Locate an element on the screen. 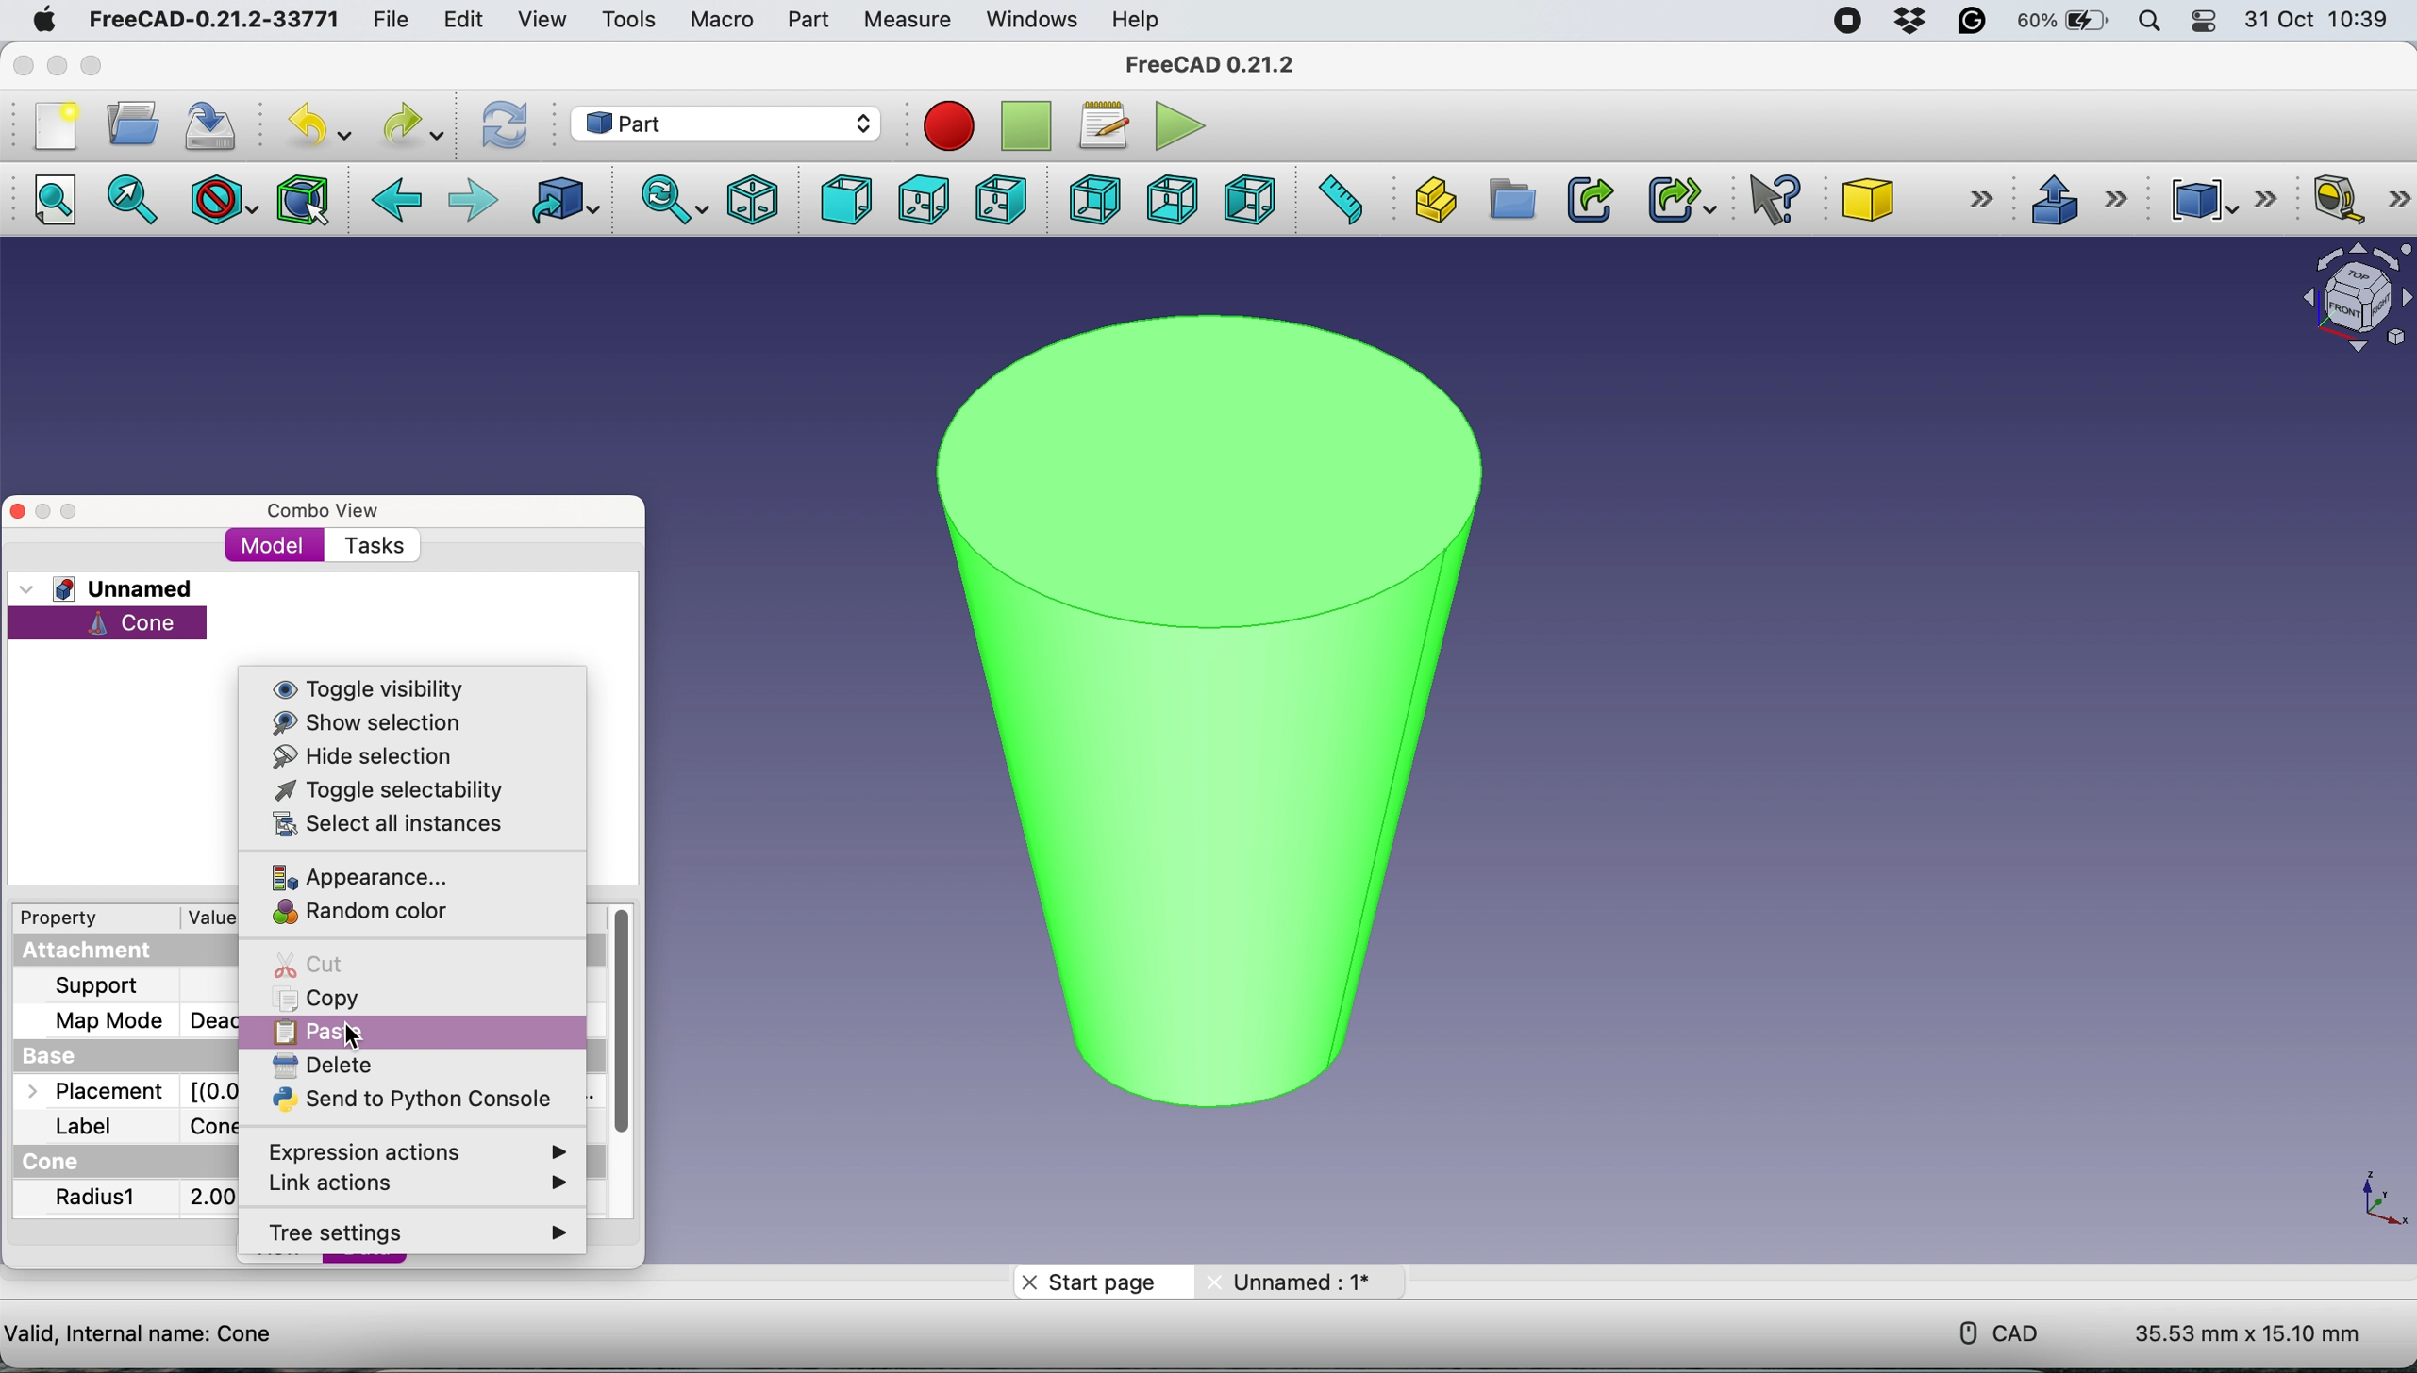  xy scale is located at coordinates (2369, 1199).